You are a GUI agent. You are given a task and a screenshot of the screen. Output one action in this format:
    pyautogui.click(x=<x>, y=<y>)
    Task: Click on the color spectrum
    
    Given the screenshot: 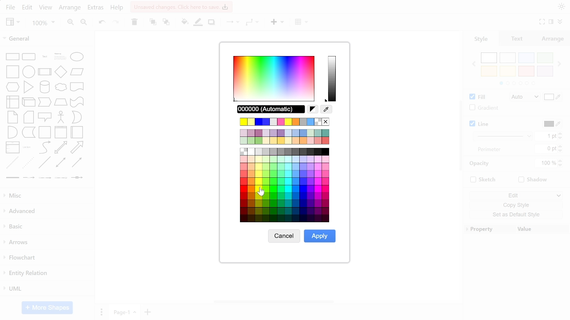 What is the action you would take?
    pyautogui.click(x=274, y=79)
    